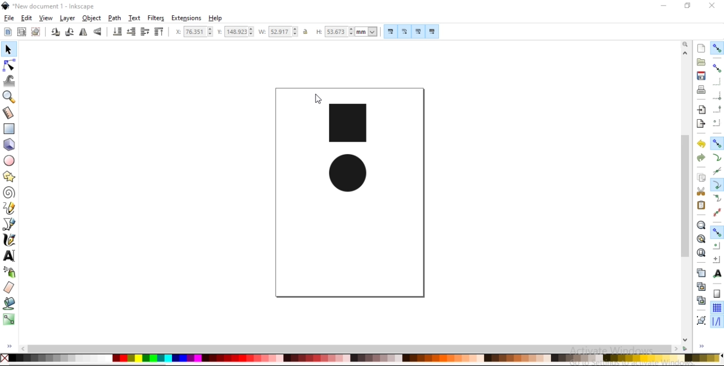 This screenshot has height=366, width=724. Describe the element at coordinates (132, 32) in the screenshot. I see `lower selection by  one step` at that location.